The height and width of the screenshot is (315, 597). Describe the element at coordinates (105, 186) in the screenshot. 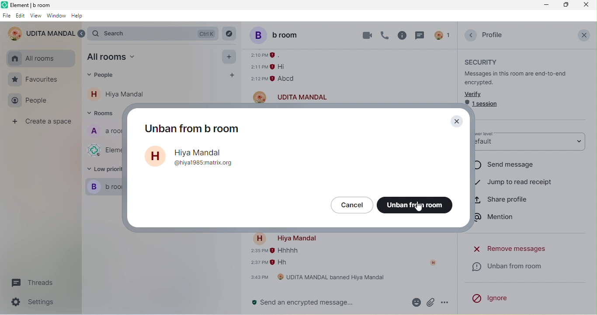

I see `b room` at that location.